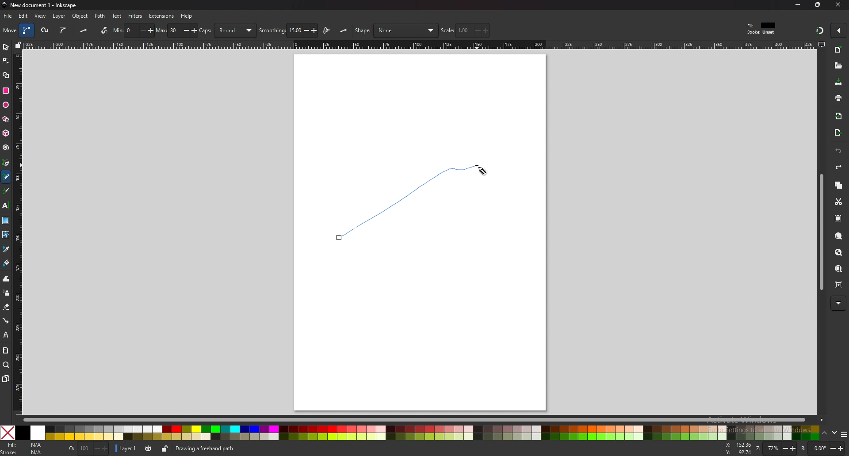  Describe the element at coordinates (328, 30) in the screenshot. I see `lpe based interactive simplify` at that location.